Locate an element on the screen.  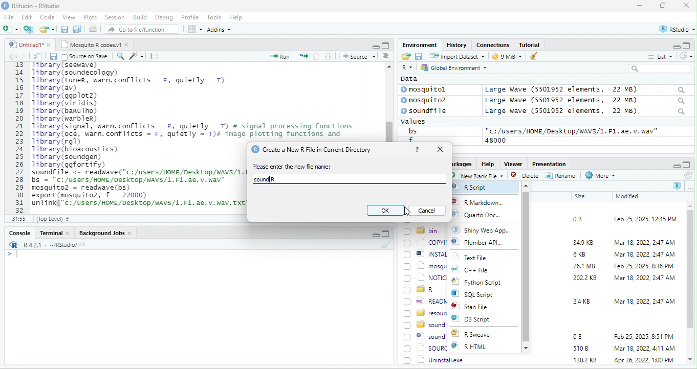
BD resources is located at coordinates (425, 312).